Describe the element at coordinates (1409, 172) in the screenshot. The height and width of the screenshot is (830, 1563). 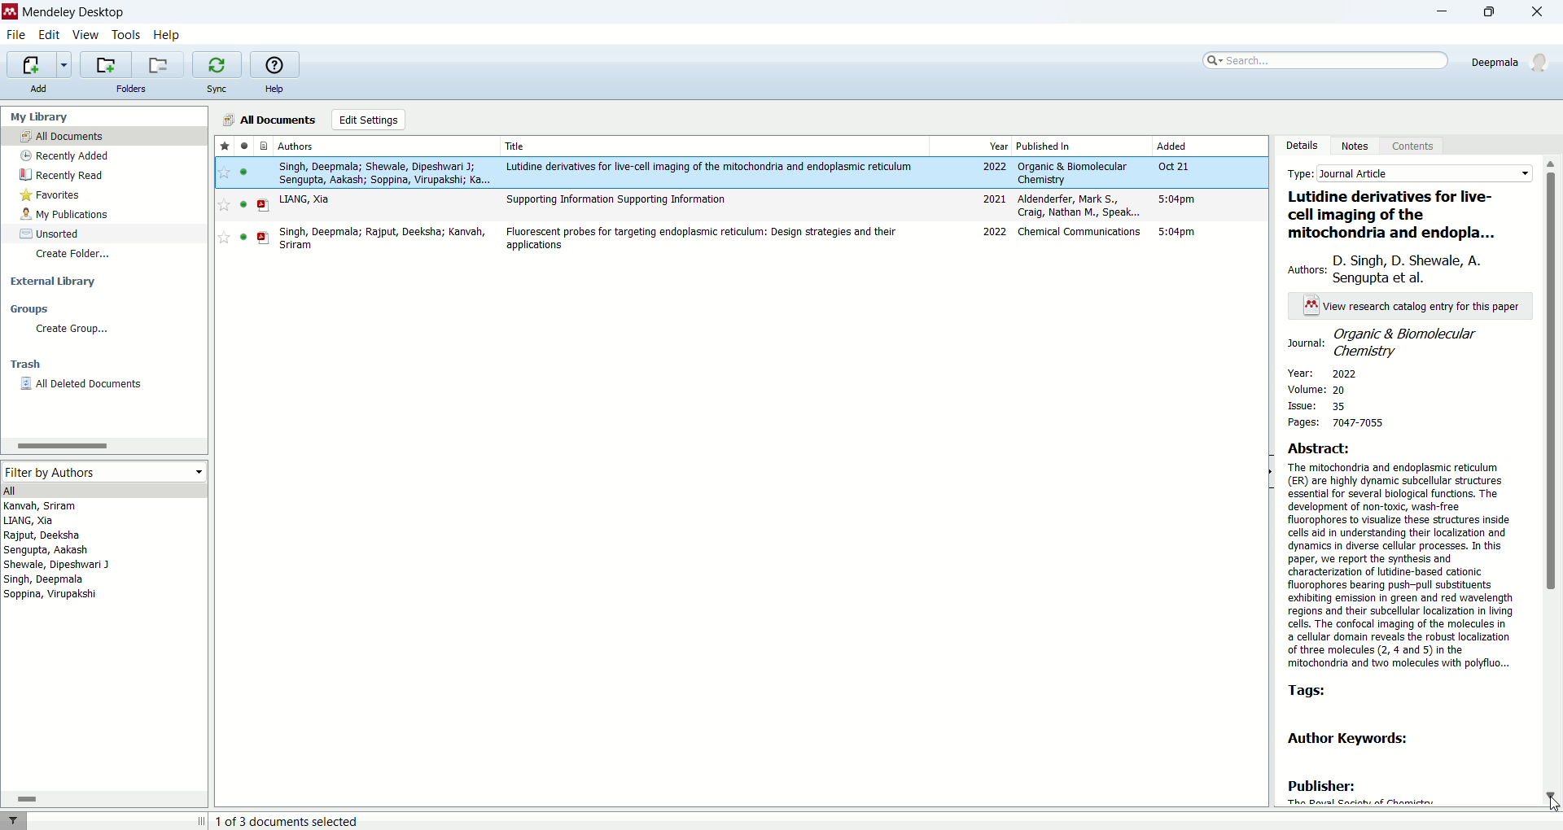
I see `type: journal article` at that location.